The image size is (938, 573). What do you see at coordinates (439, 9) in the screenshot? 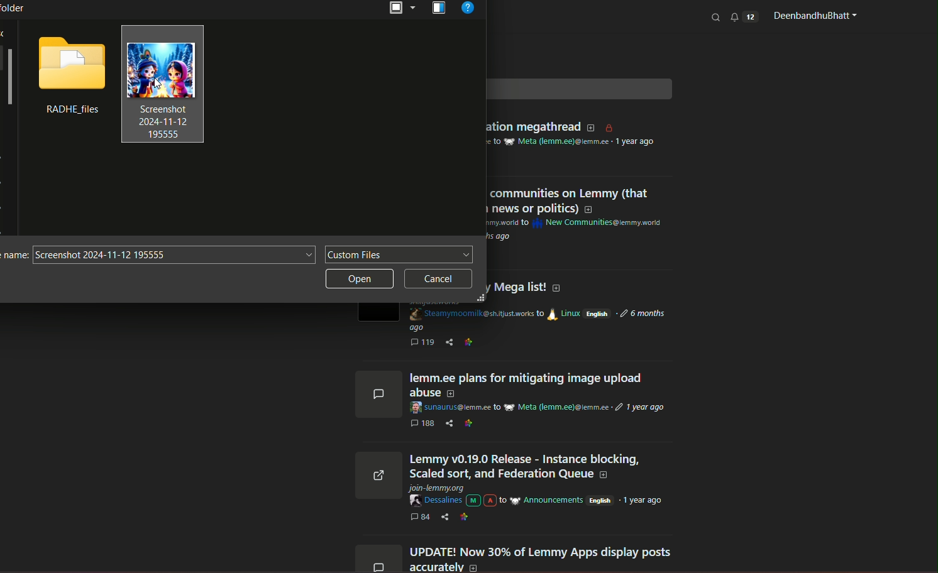
I see `visual` at bounding box center [439, 9].